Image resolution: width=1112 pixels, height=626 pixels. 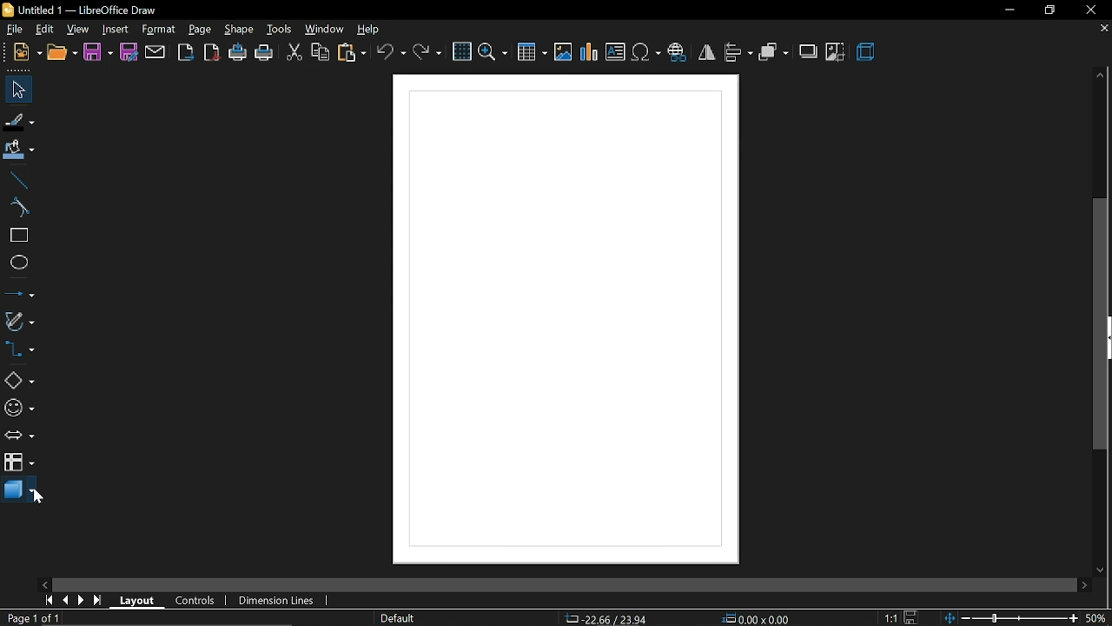 I want to click on arrows, so click(x=20, y=436).